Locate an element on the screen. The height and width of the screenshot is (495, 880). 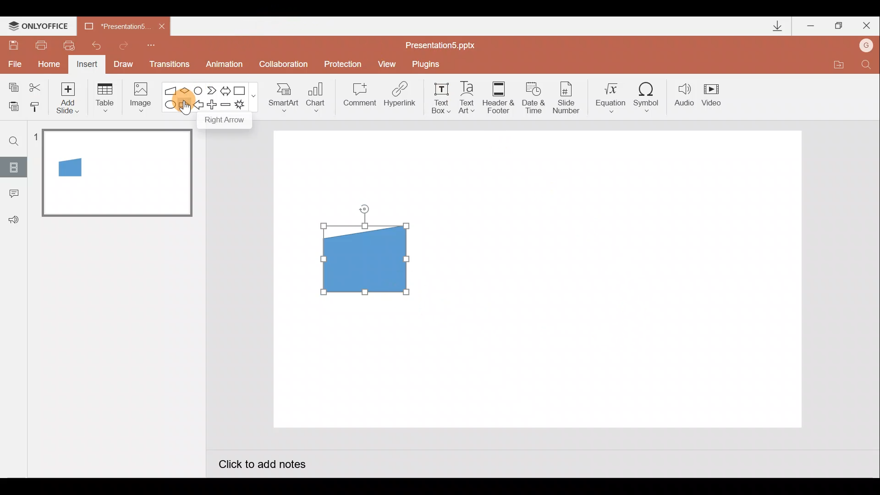
Close is located at coordinates (162, 27).